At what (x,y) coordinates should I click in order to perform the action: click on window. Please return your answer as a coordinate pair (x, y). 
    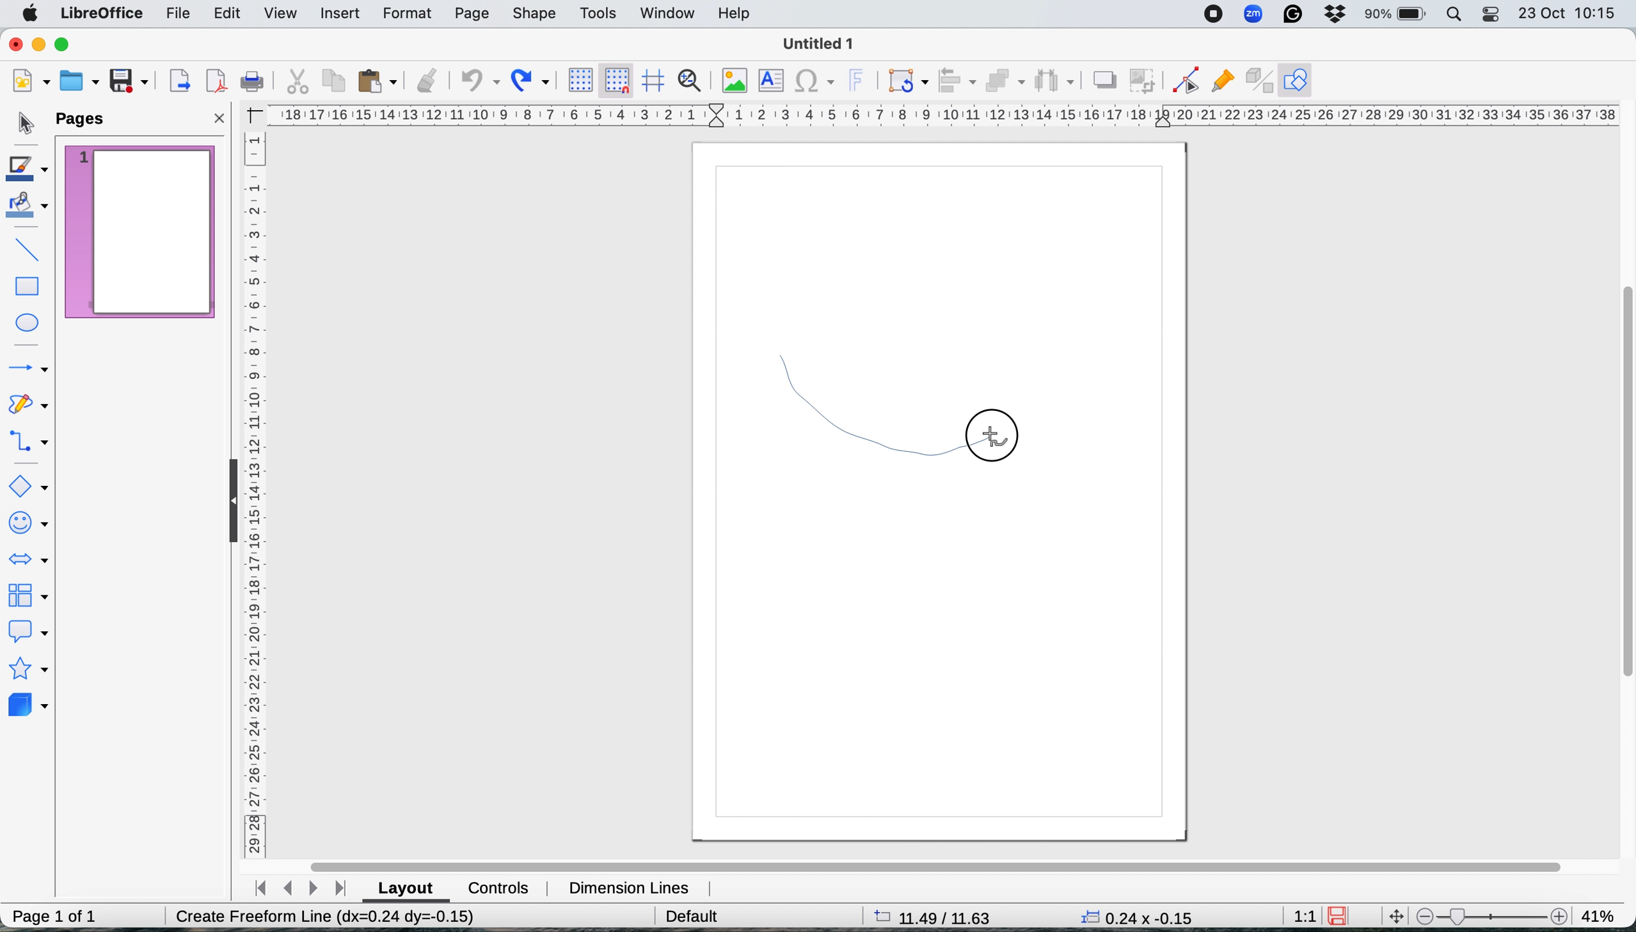
    Looking at the image, I should click on (667, 13).